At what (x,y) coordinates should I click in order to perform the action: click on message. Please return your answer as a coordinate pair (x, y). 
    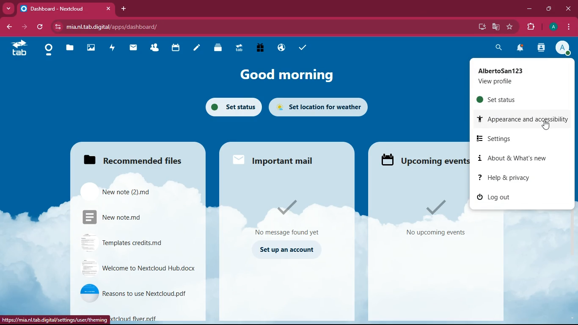
    Looking at the image, I should click on (289, 215).